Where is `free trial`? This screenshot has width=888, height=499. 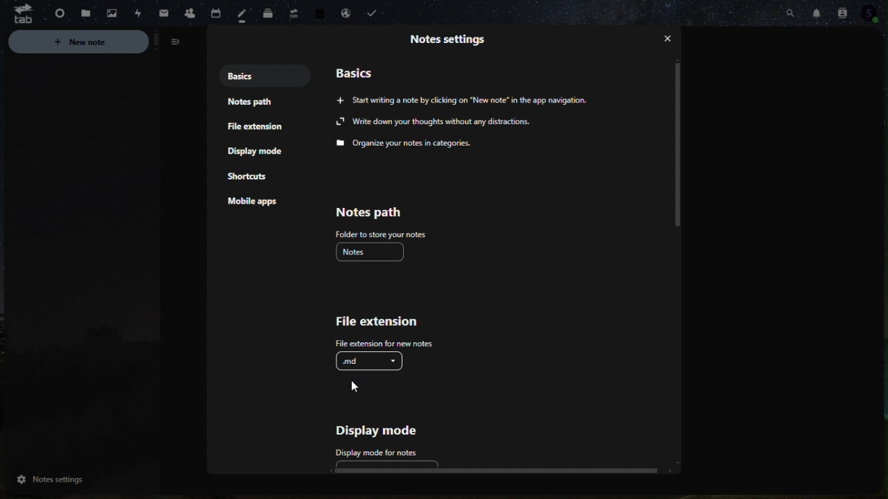 free trial is located at coordinates (316, 15).